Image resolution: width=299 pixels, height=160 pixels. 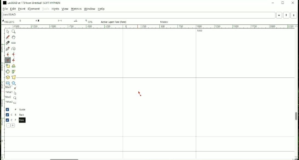 I want to click on Cut splines in two, so click(x=8, y=43).